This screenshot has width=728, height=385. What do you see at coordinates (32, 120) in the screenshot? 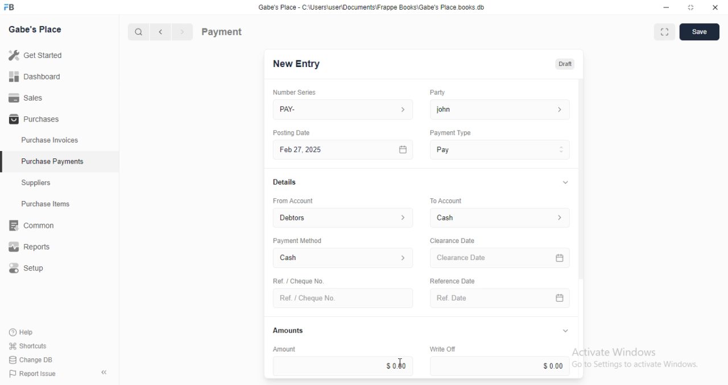
I see `Purchases` at bounding box center [32, 120].